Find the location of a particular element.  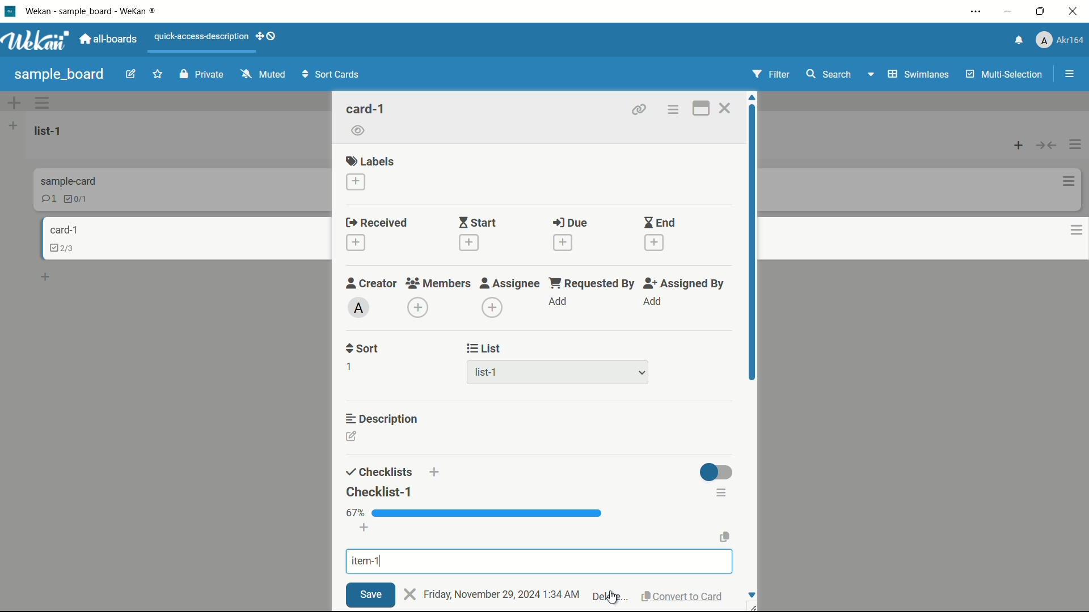

watch icon is located at coordinates (358, 130).